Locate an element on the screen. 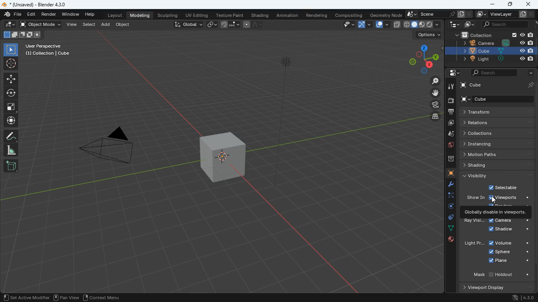 This screenshot has width=538, height=302. image position is located at coordinates (22, 35).